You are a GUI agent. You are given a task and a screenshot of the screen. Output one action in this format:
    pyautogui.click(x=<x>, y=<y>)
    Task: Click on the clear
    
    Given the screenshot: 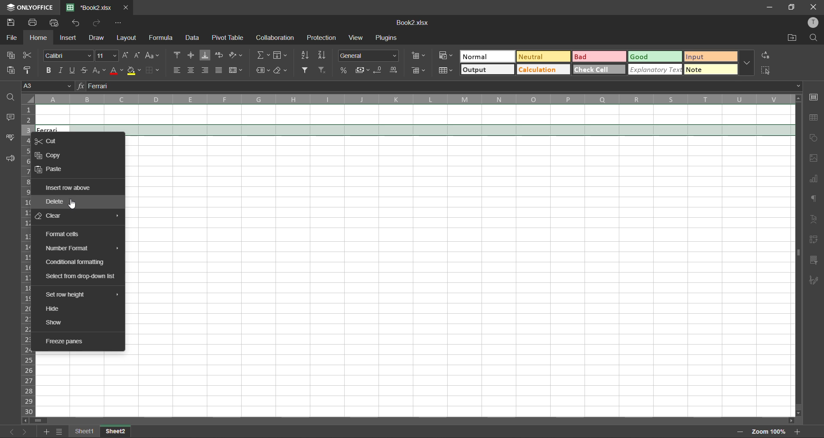 What is the action you would take?
    pyautogui.click(x=51, y=214)
    